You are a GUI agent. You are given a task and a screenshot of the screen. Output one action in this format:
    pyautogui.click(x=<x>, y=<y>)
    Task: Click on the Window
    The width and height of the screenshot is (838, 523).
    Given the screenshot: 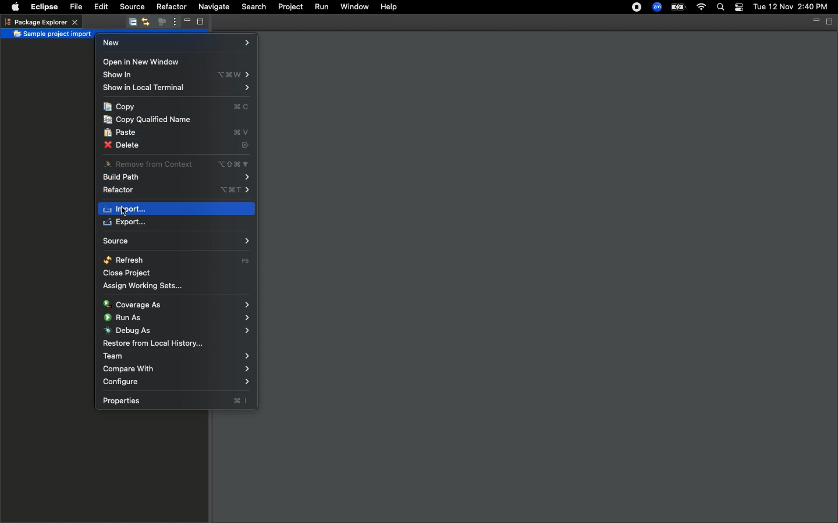 What is the action you would take?
    pyautogui.click(x=354, y=7)
    